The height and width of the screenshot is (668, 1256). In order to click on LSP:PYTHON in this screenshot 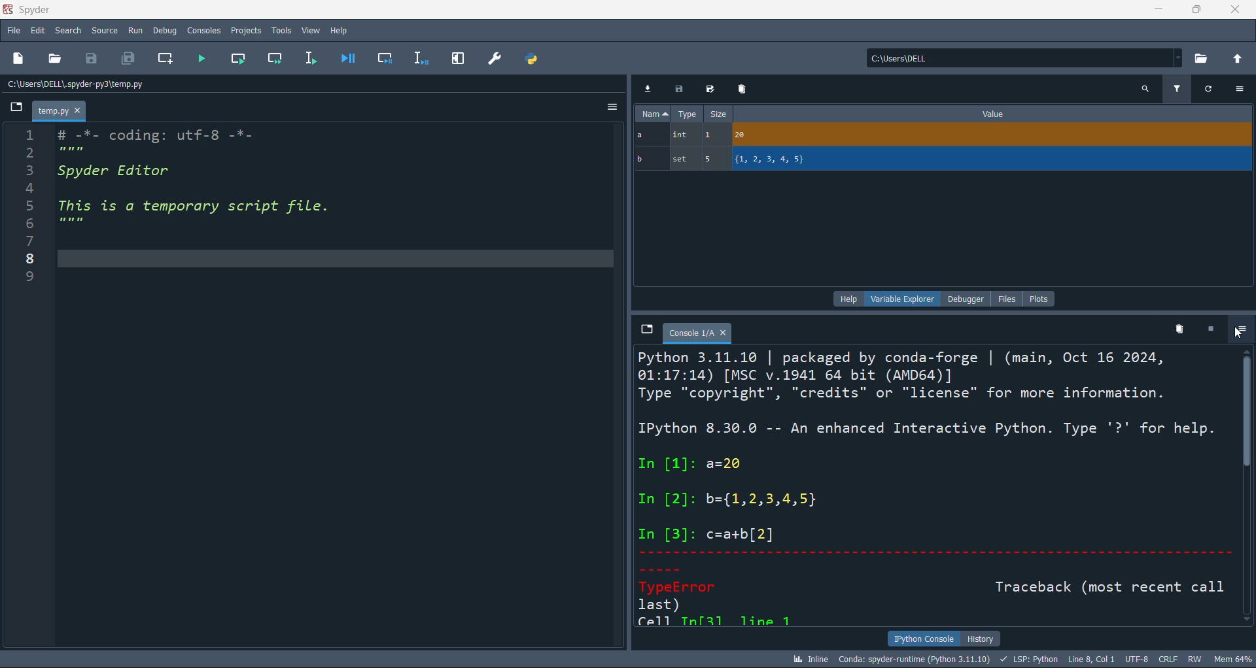, I will do `click(1027, 660)`.